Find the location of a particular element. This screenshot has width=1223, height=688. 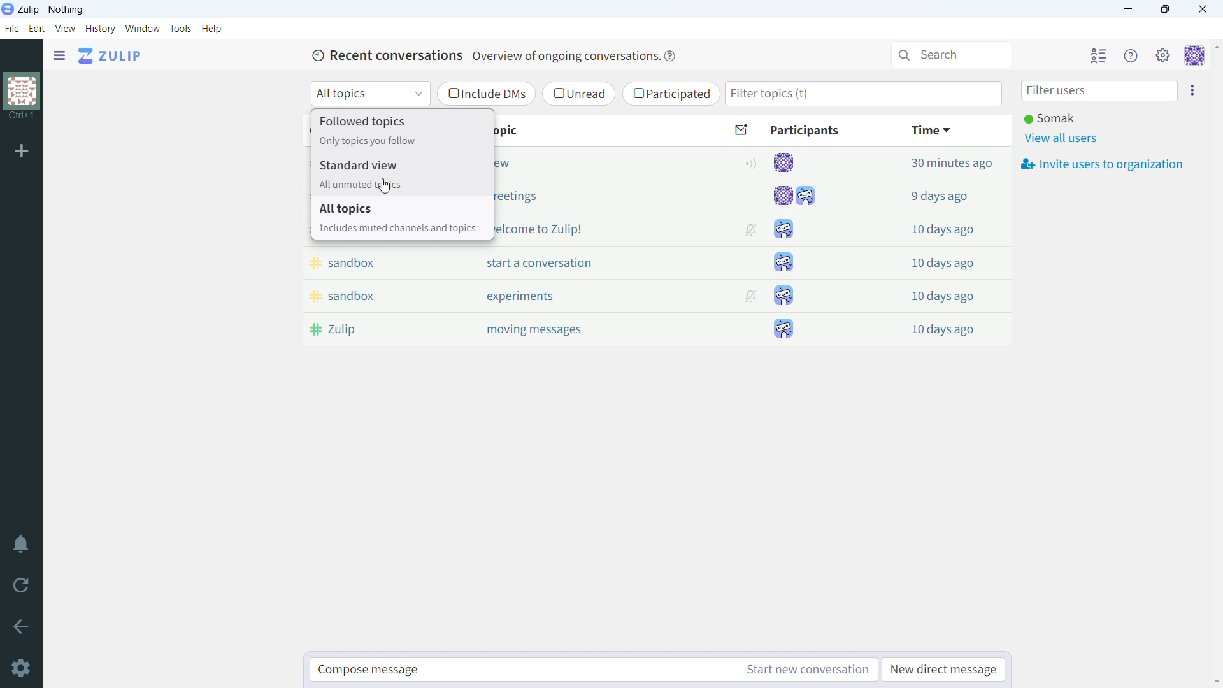

filter user is located at coordinates (1099, 90).